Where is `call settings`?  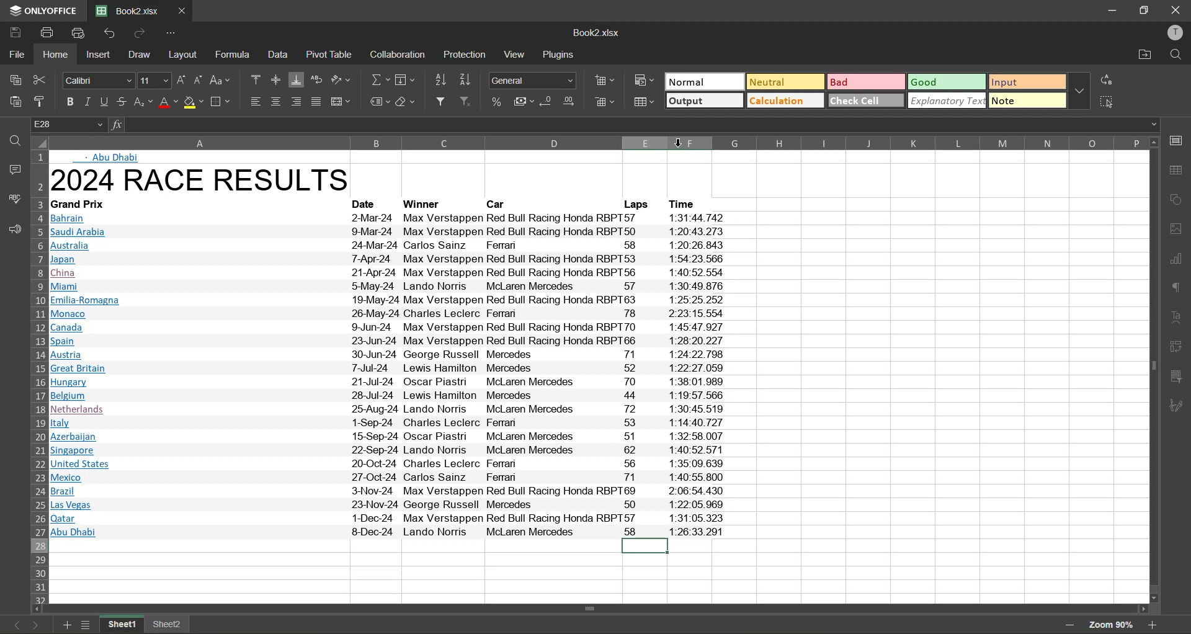
call settings is located at coordinates (1180, 140).